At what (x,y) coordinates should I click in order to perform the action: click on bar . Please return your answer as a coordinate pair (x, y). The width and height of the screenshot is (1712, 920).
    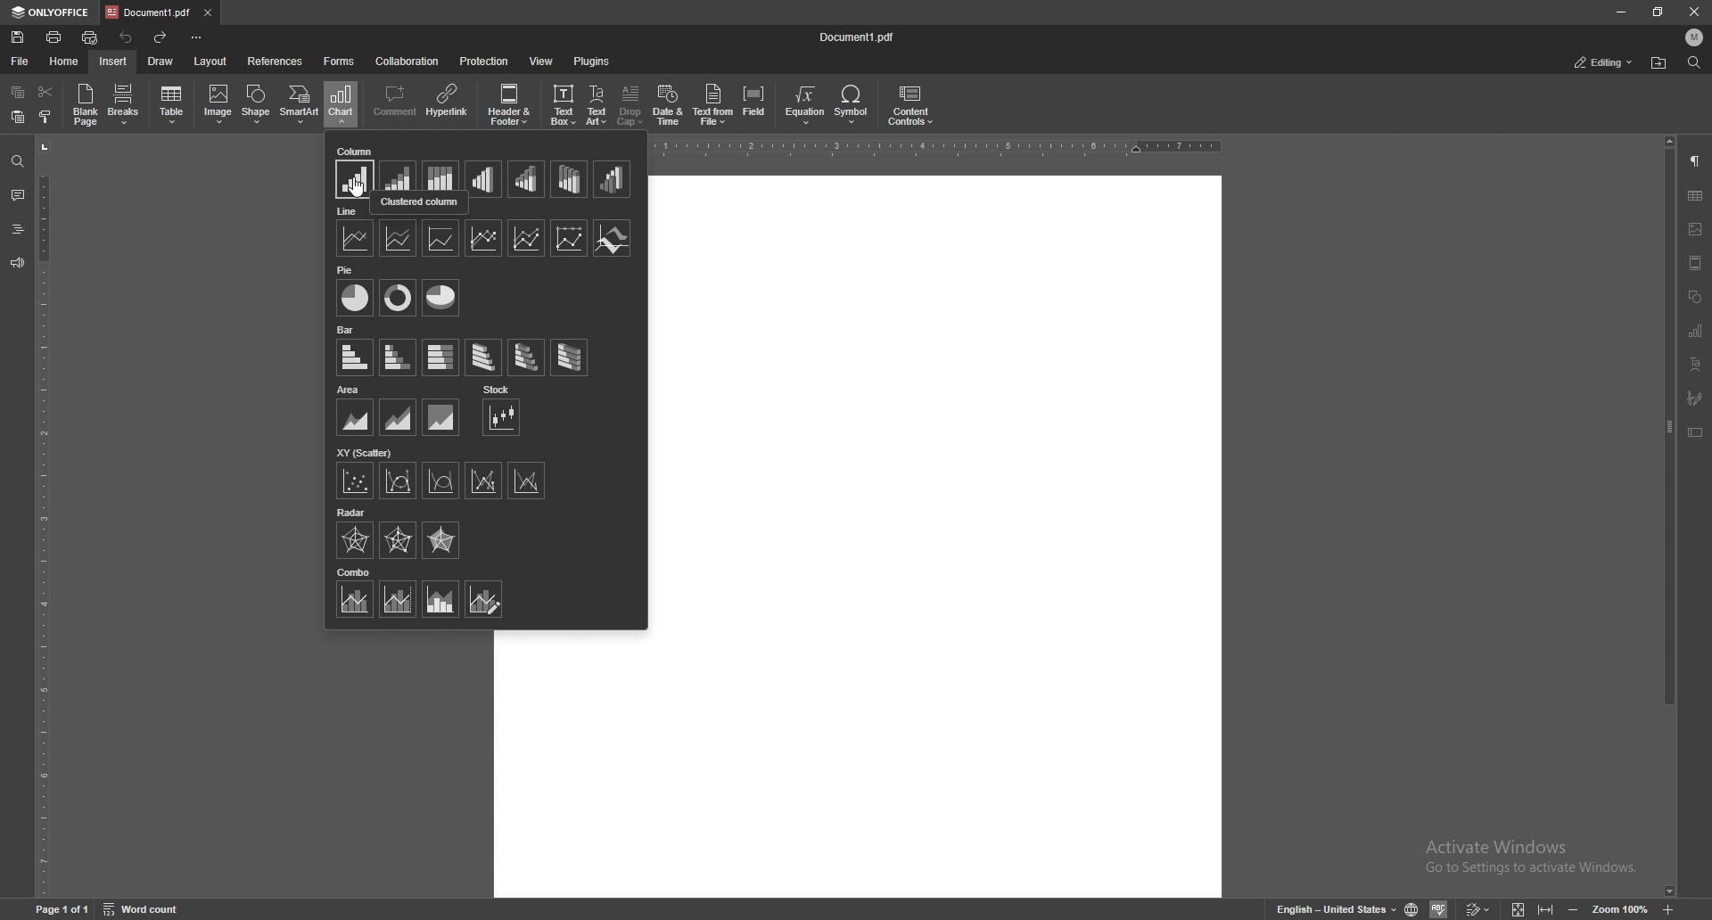
    Looking at the image, I should click on (349, 330).